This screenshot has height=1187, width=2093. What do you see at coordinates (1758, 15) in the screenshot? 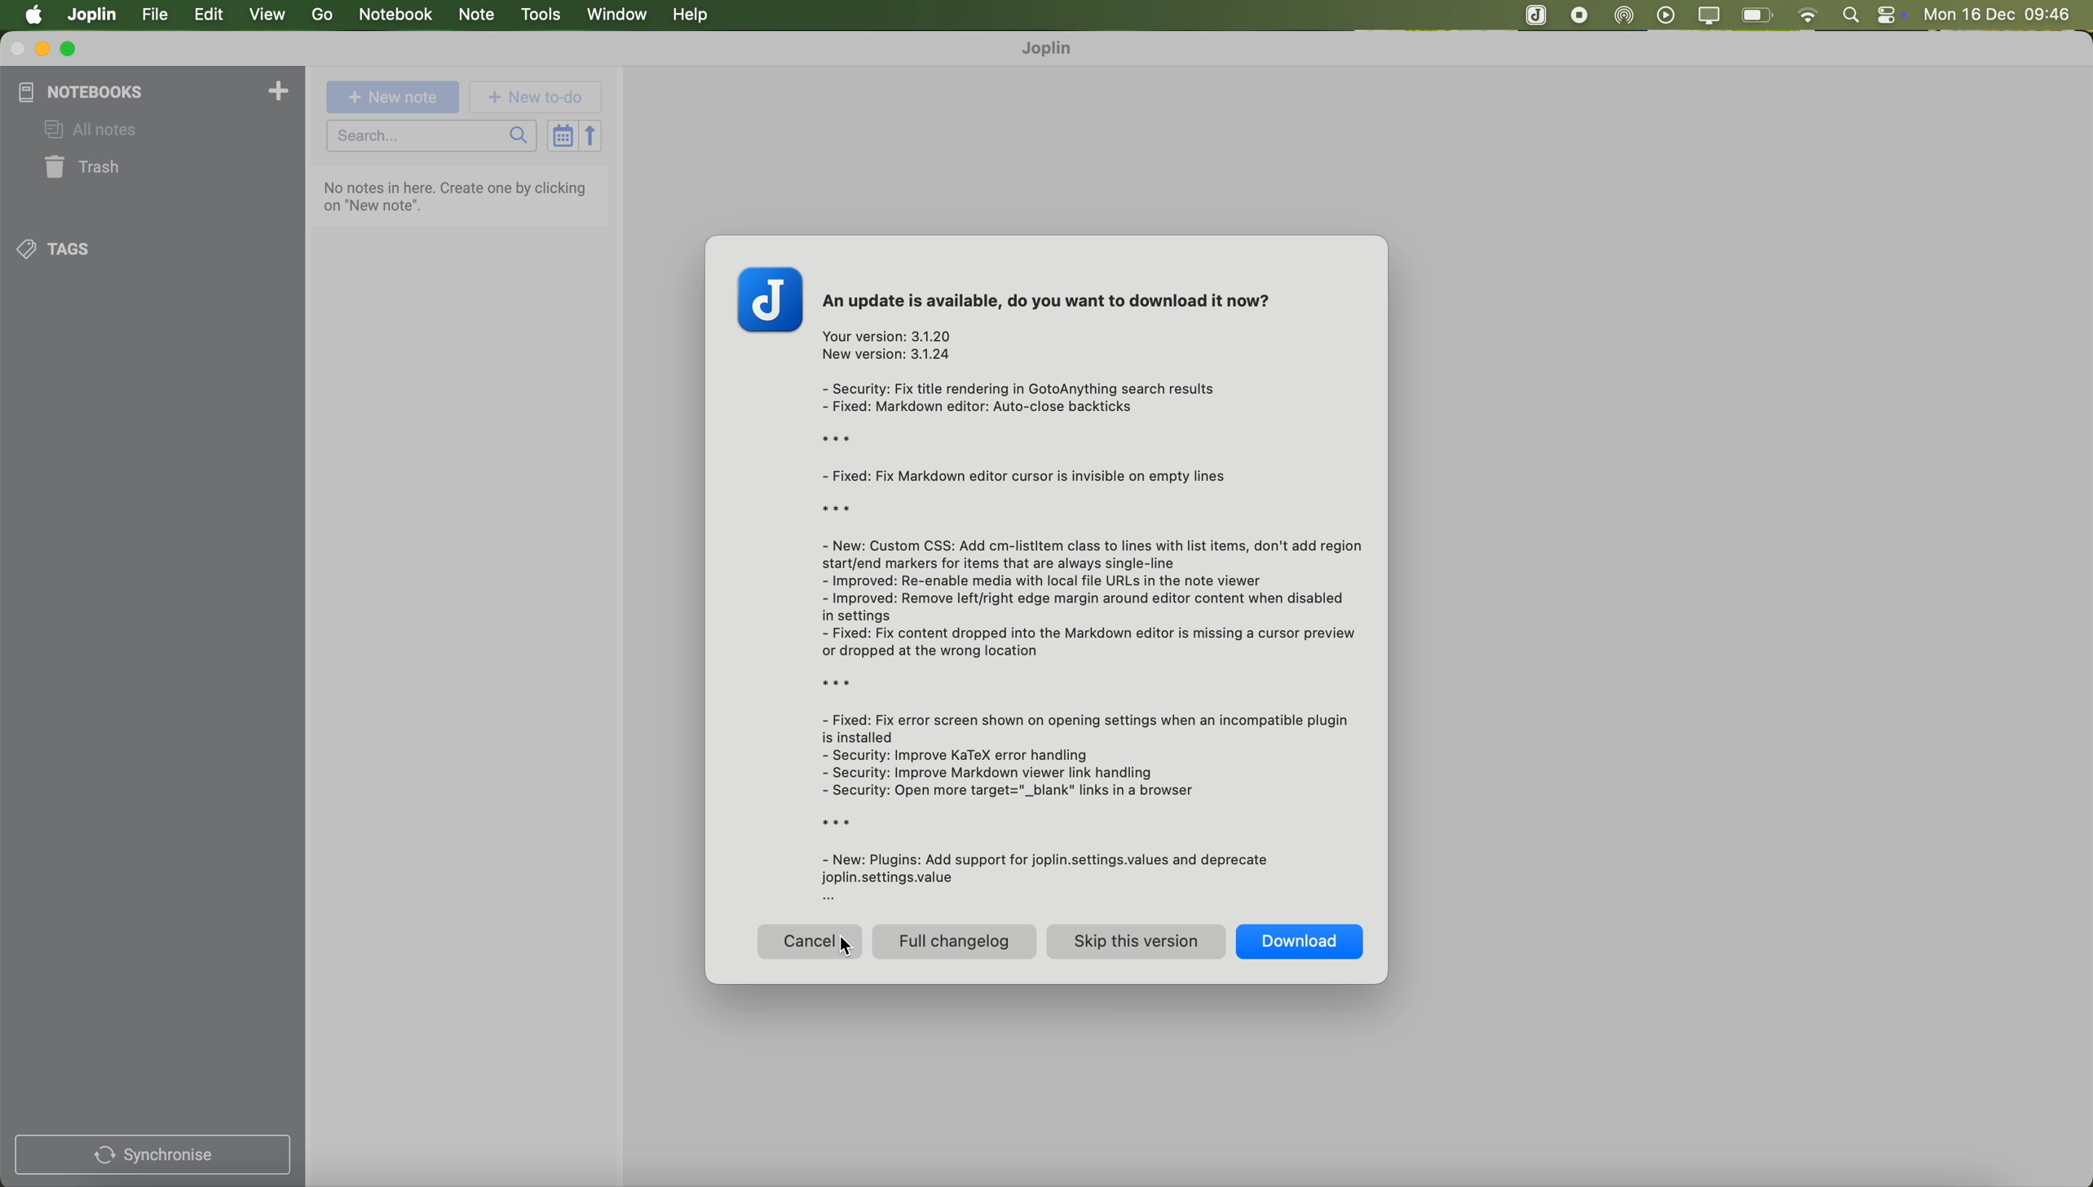
I see `battery` at bounding box center [1758, 15].